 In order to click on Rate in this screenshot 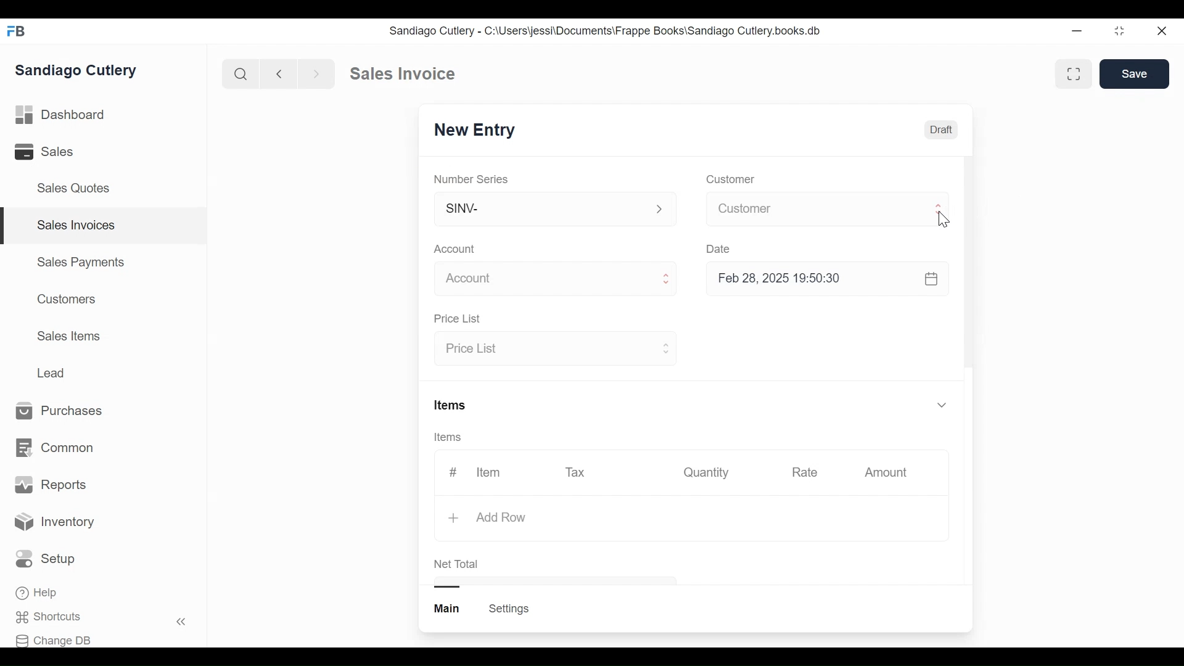, I will do `click(804, 472)`.